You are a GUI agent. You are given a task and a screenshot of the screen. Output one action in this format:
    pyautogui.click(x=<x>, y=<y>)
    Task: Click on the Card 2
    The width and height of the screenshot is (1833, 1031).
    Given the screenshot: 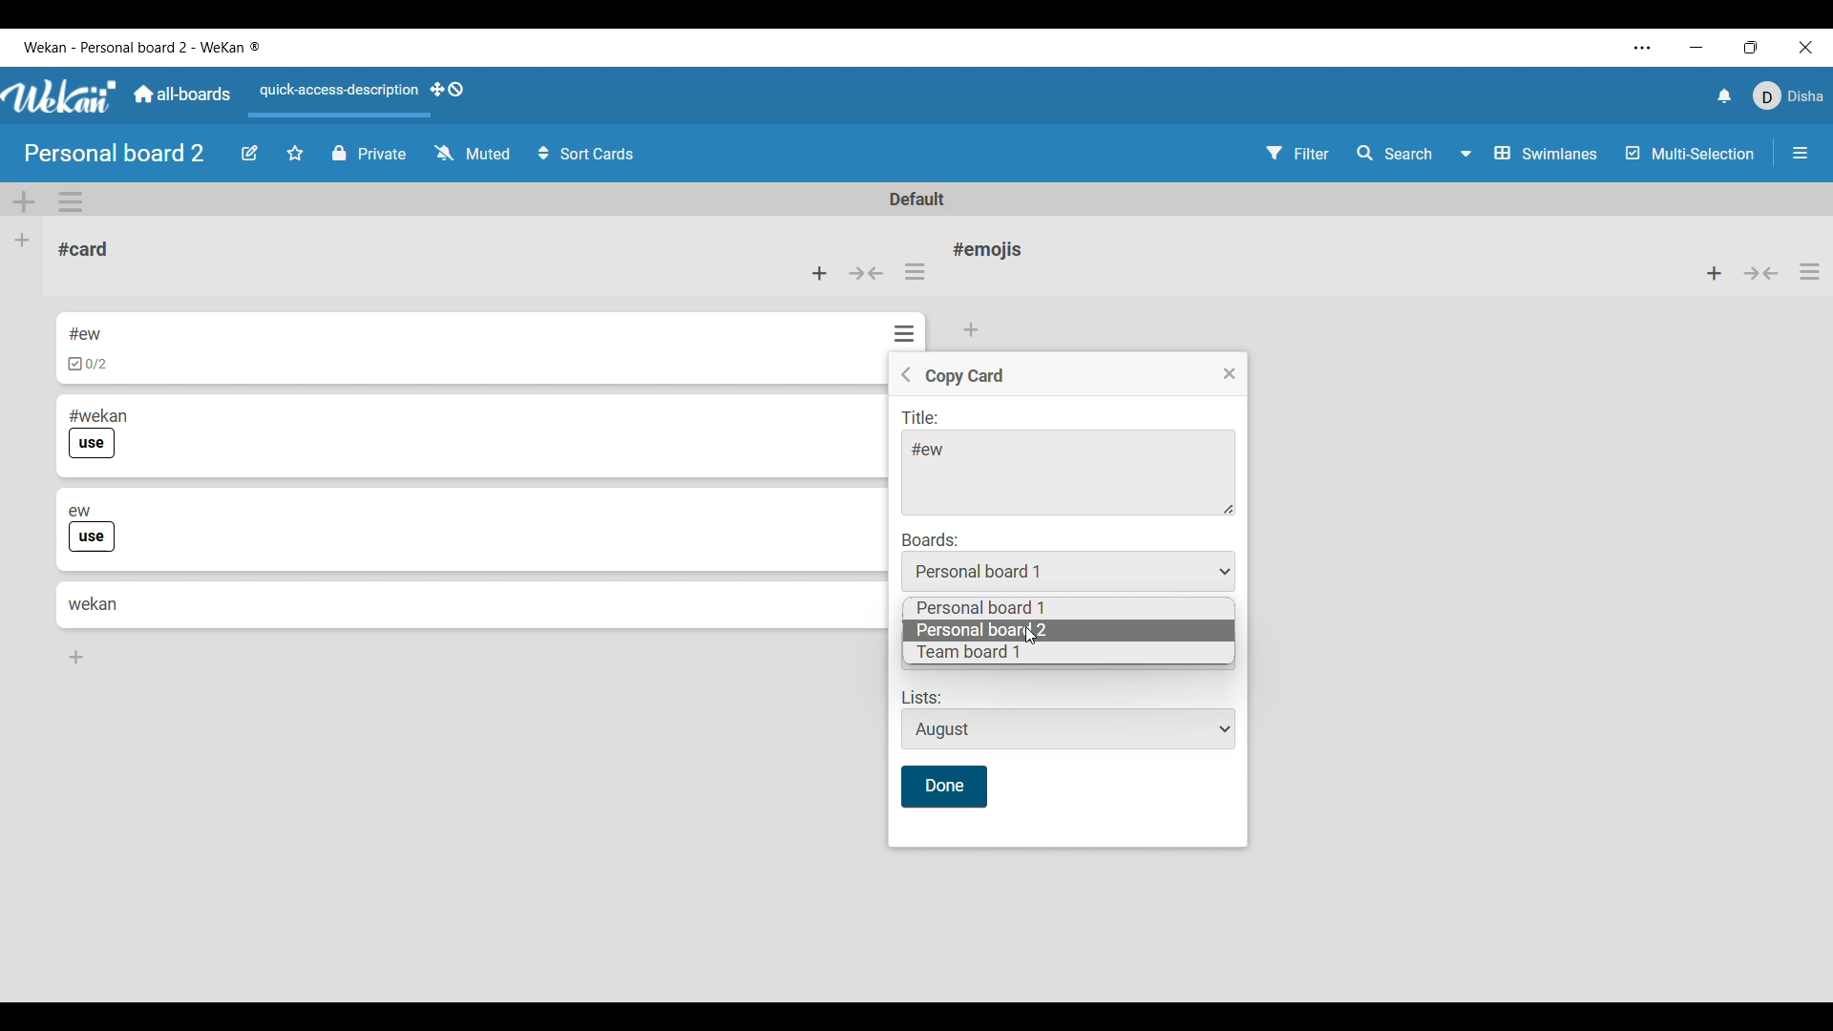 What is the action you would take?
    pyautogui.click(x=159, y=411)
    